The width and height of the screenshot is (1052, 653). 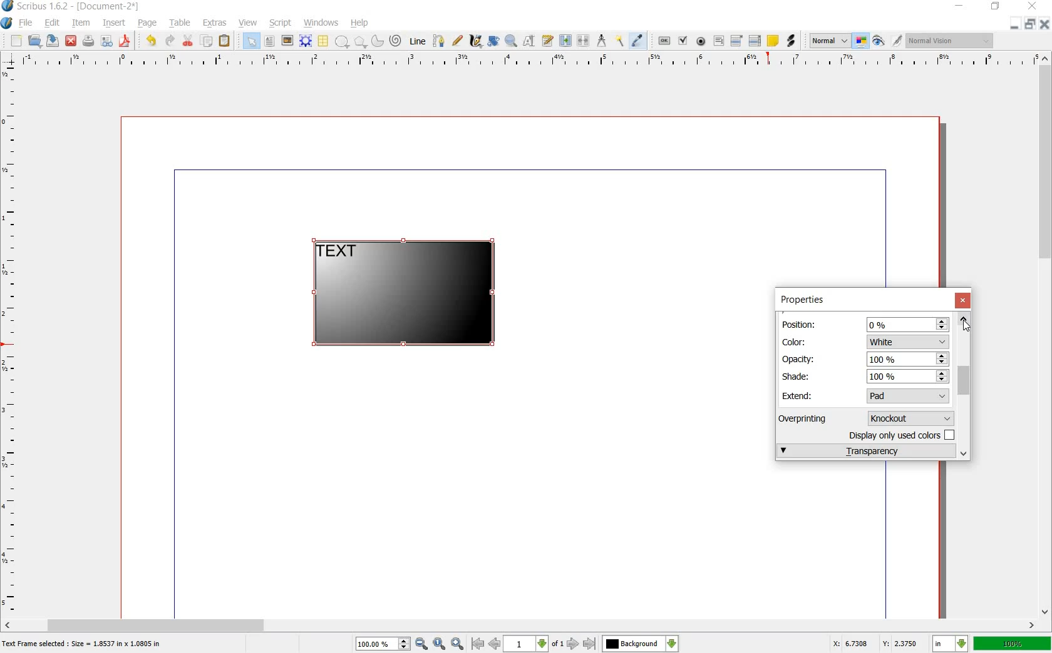 I want to click on render frame, so click(x=306, y=41).